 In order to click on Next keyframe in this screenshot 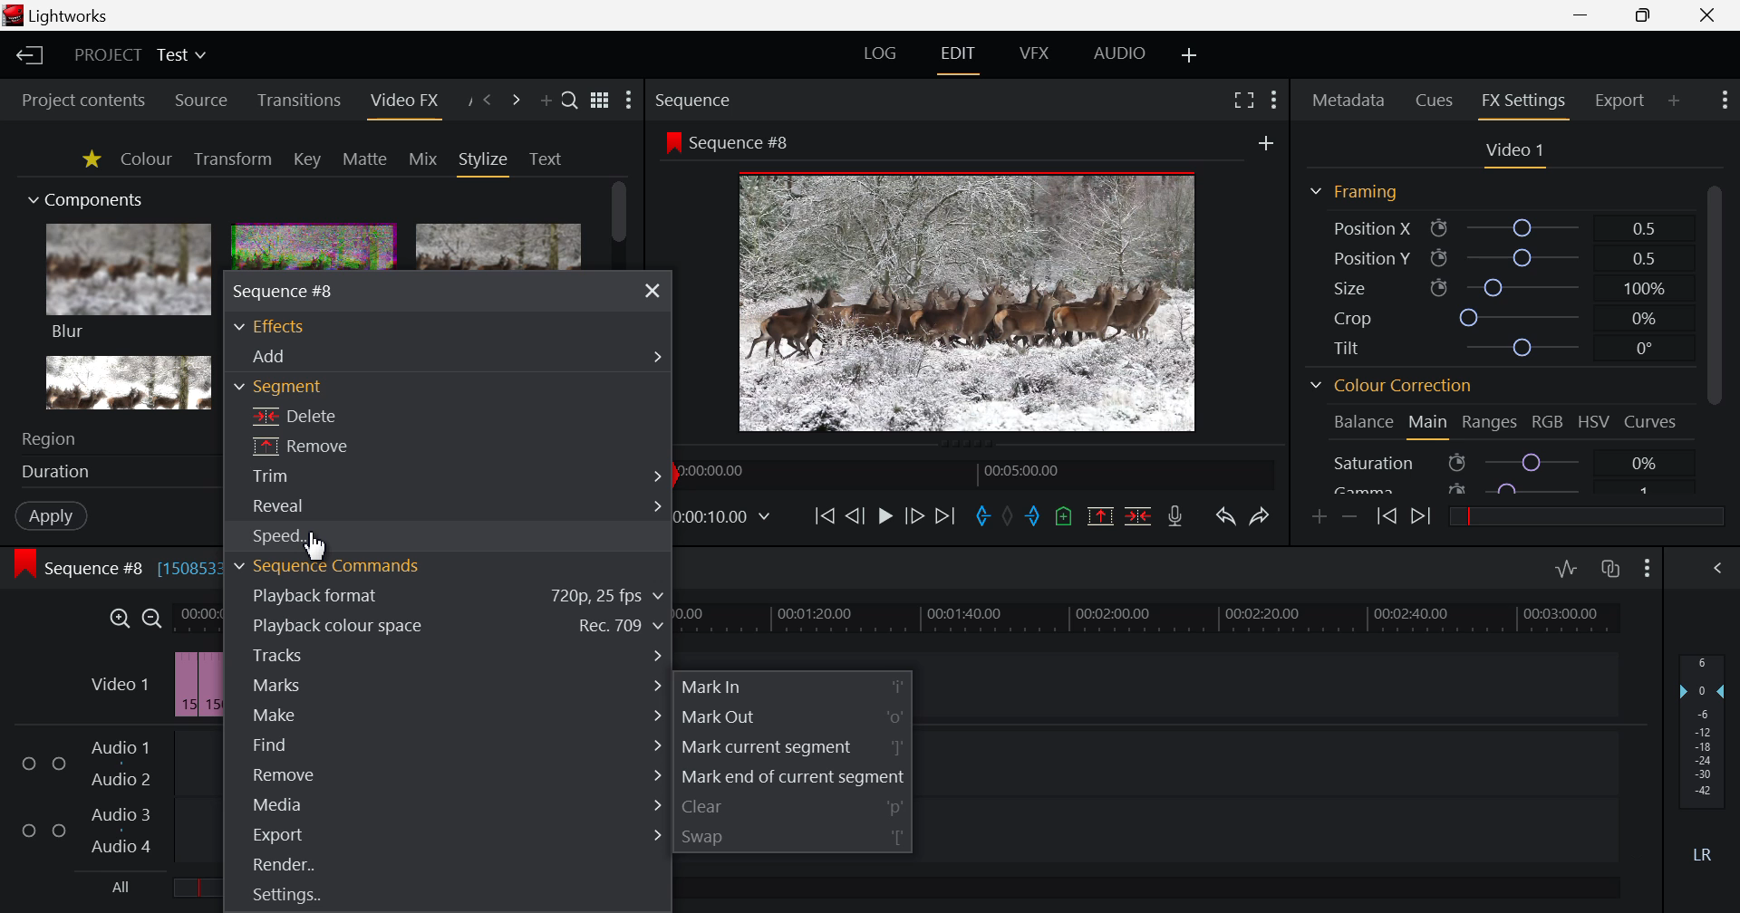, I will do `click(1423, 518)`.